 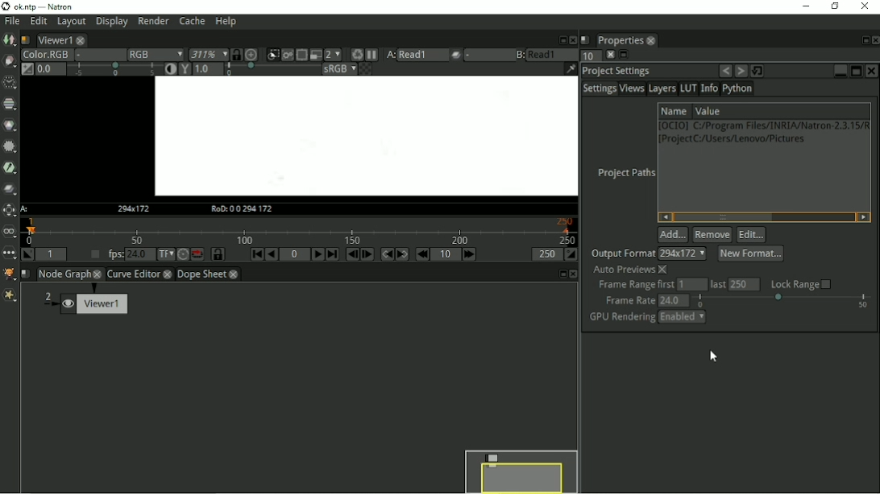 What do you see at coordinates (10, 210) in the screenshot?
I see `Transform` at bounding box center [10, 210].